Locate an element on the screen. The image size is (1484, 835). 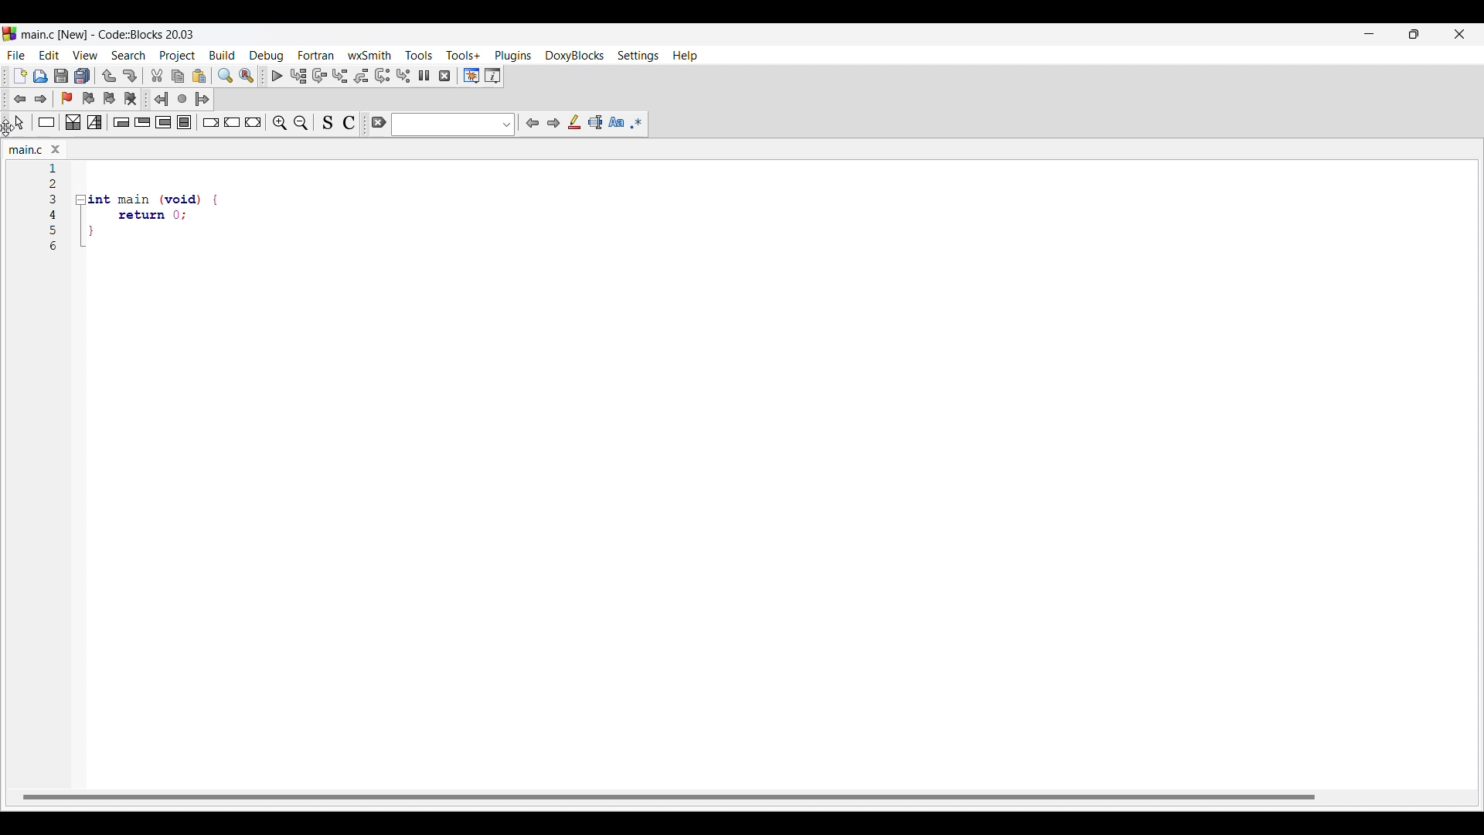
Match case is located at coordinates (616, 121).